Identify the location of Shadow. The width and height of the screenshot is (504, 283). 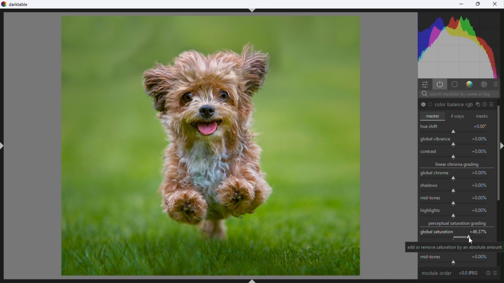
(458, 188).